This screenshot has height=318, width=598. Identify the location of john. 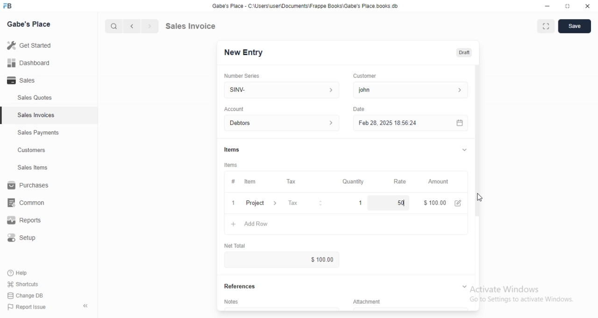
(409, 90).